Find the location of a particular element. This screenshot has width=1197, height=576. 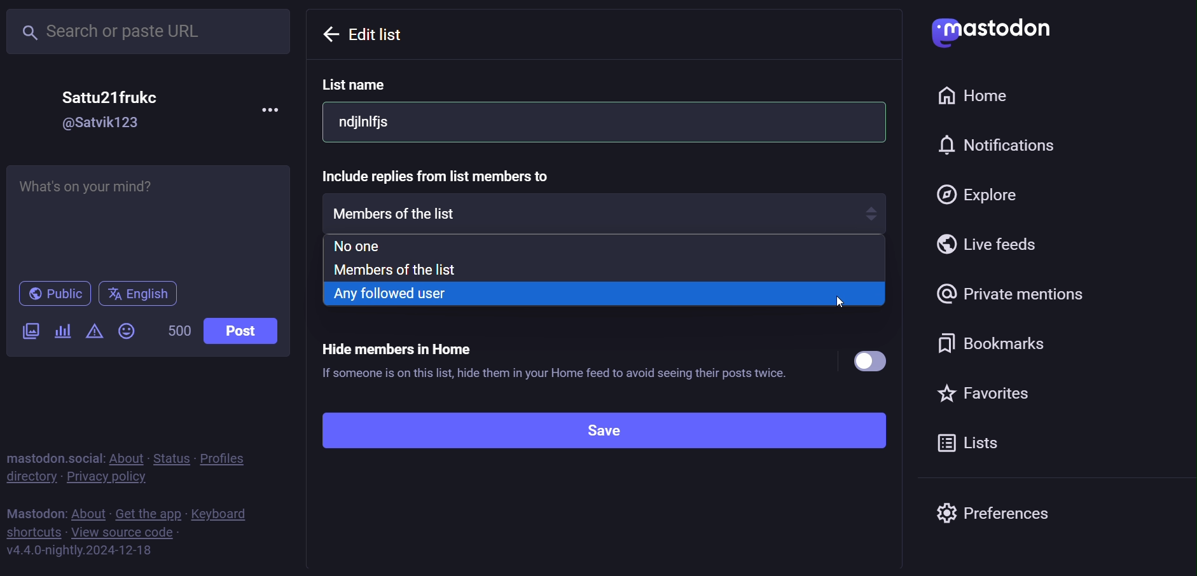

save is located at coordinates (590, 430).